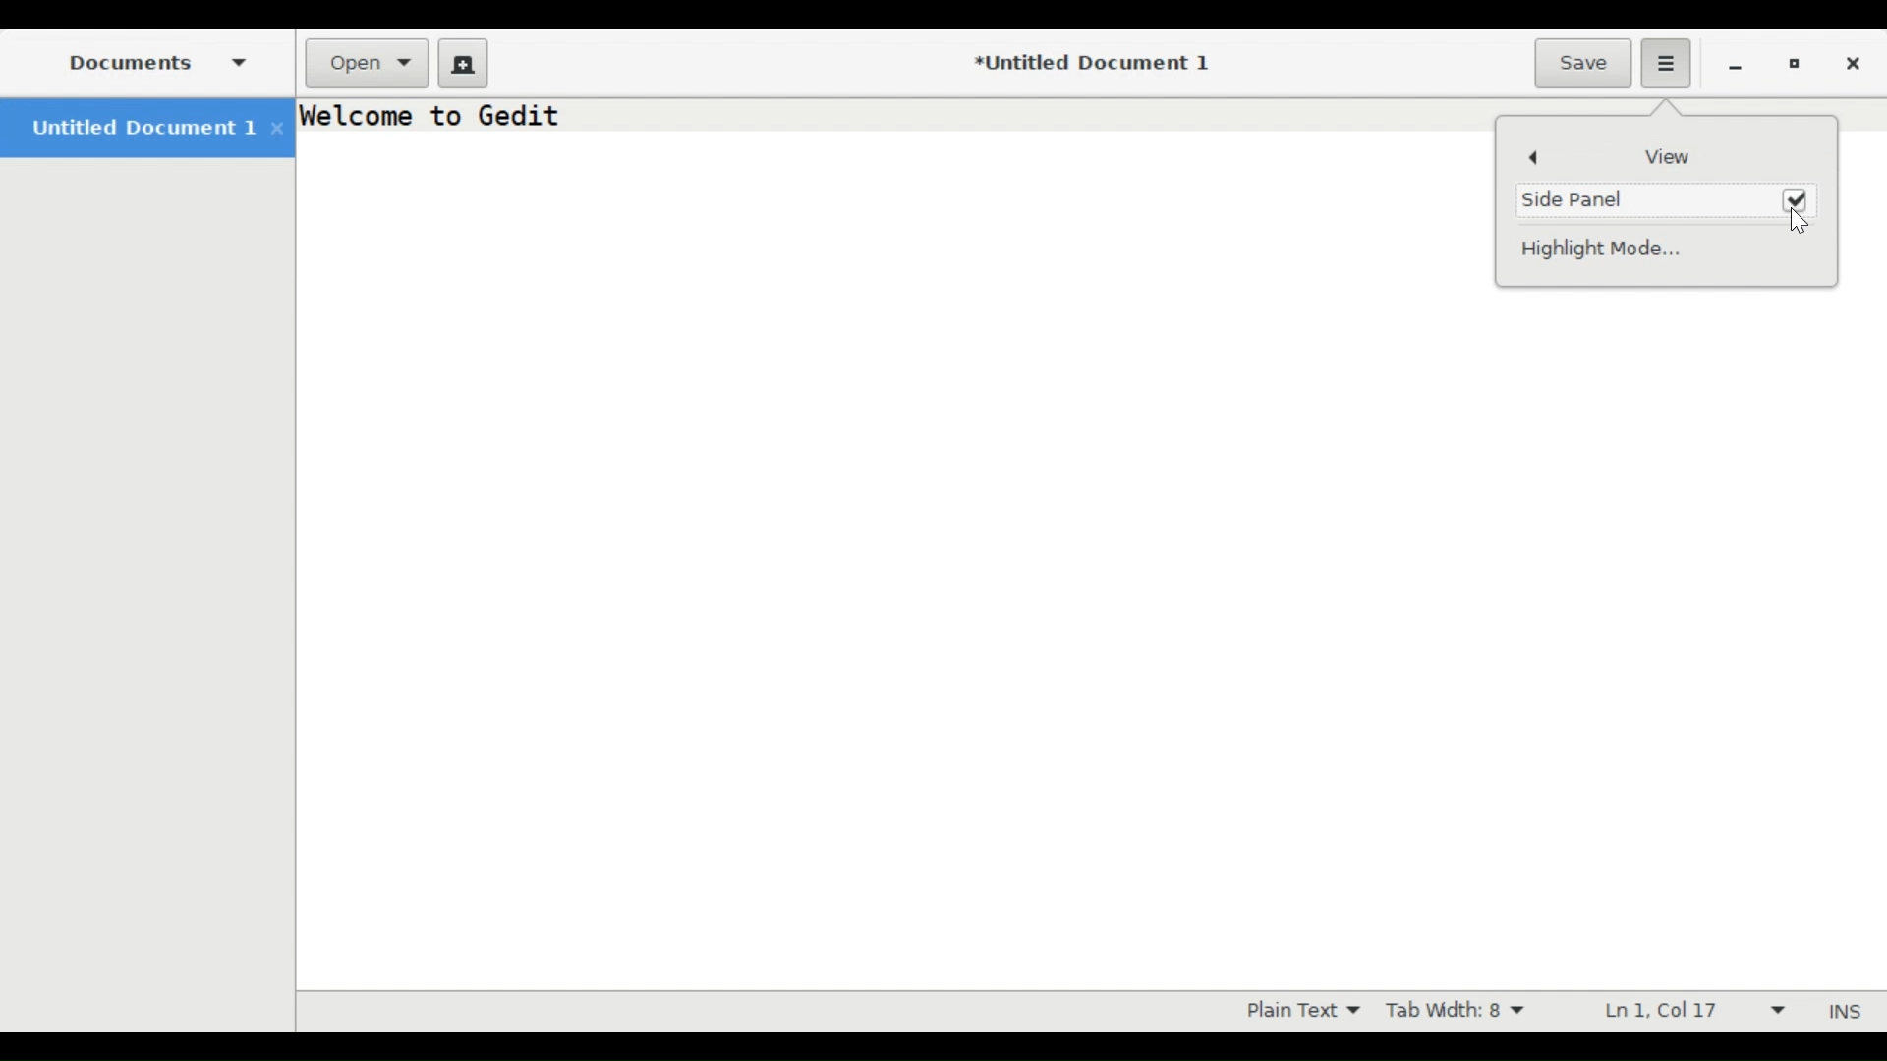 The height and width of the screenshot is (1061, 1887). I want to click on Untitled Document 1, so click(143, 128).